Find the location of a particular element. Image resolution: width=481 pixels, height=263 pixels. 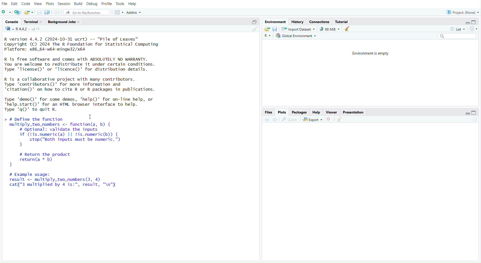

Print the current file is located at coordinates (58, 12).